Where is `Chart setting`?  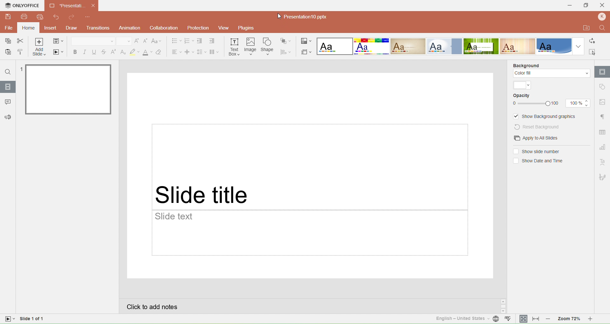 Chart setting is located at coordinates (603, 146).